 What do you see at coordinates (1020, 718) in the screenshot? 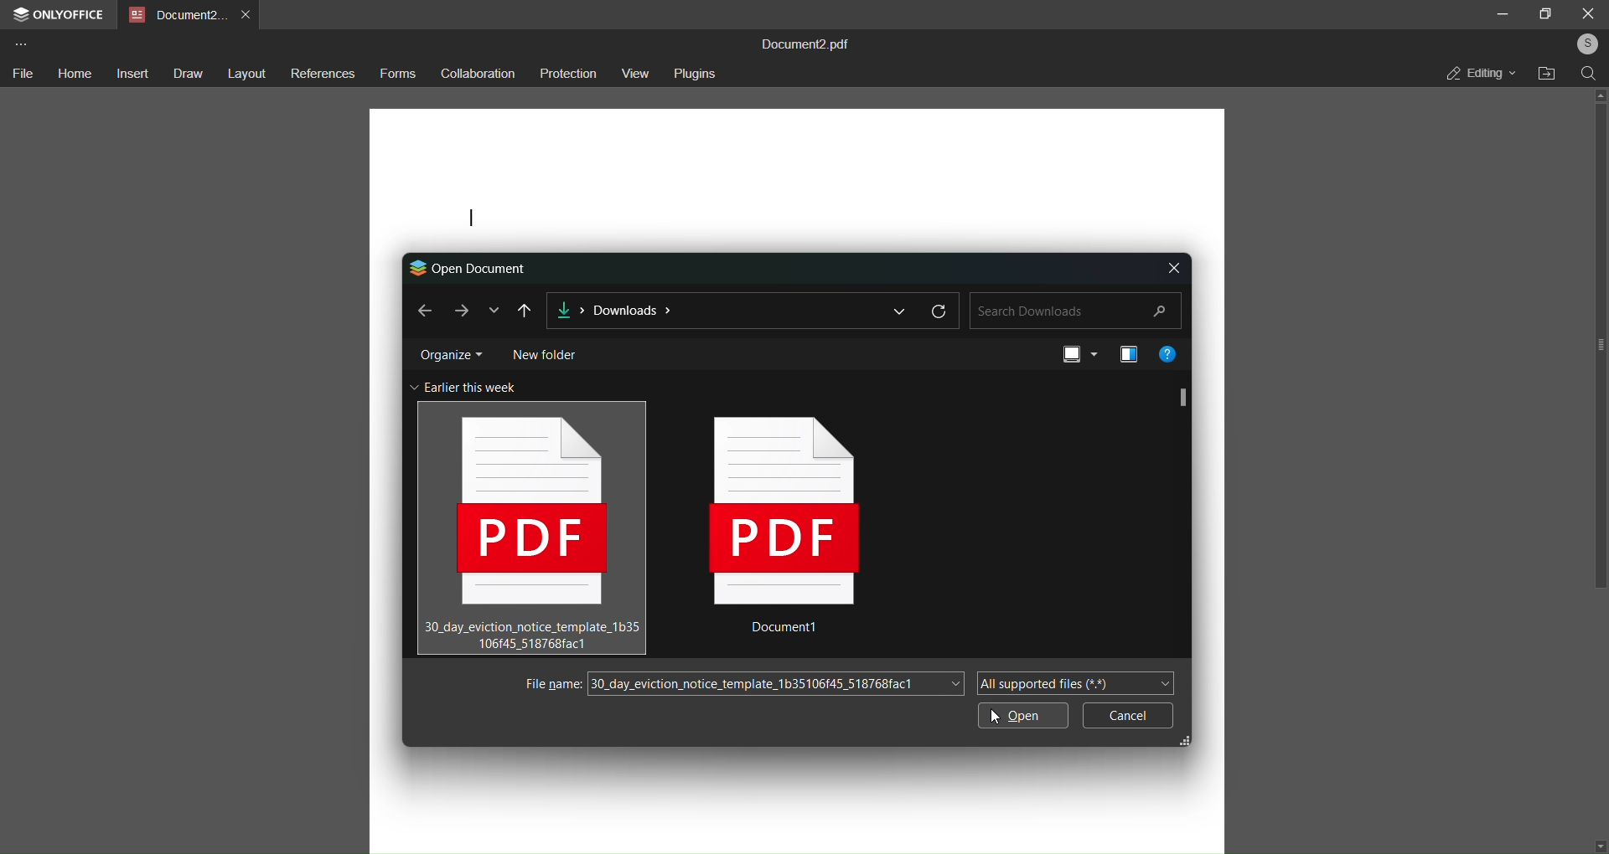
I see `open` at bounding box center [1020, 718].